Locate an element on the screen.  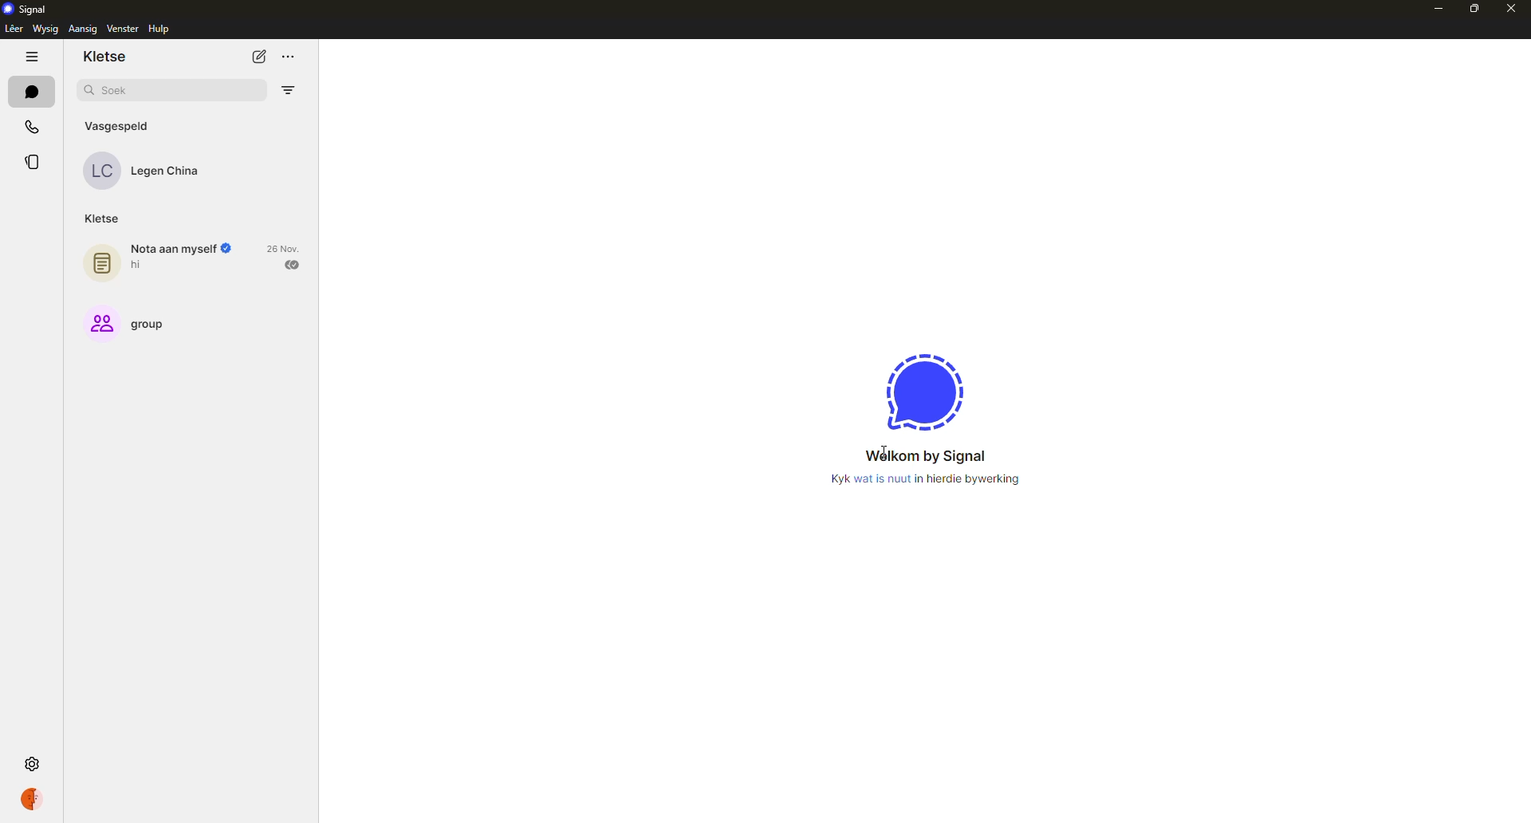
chats is located at coordinates (31, 91).